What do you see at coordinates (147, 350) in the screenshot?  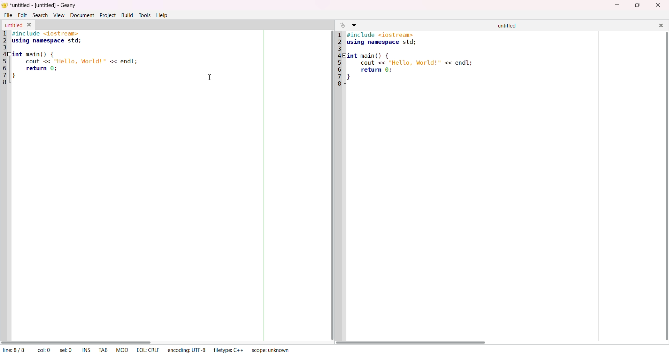 I see `EOL: CRLF` at bounding box center [147, 350].